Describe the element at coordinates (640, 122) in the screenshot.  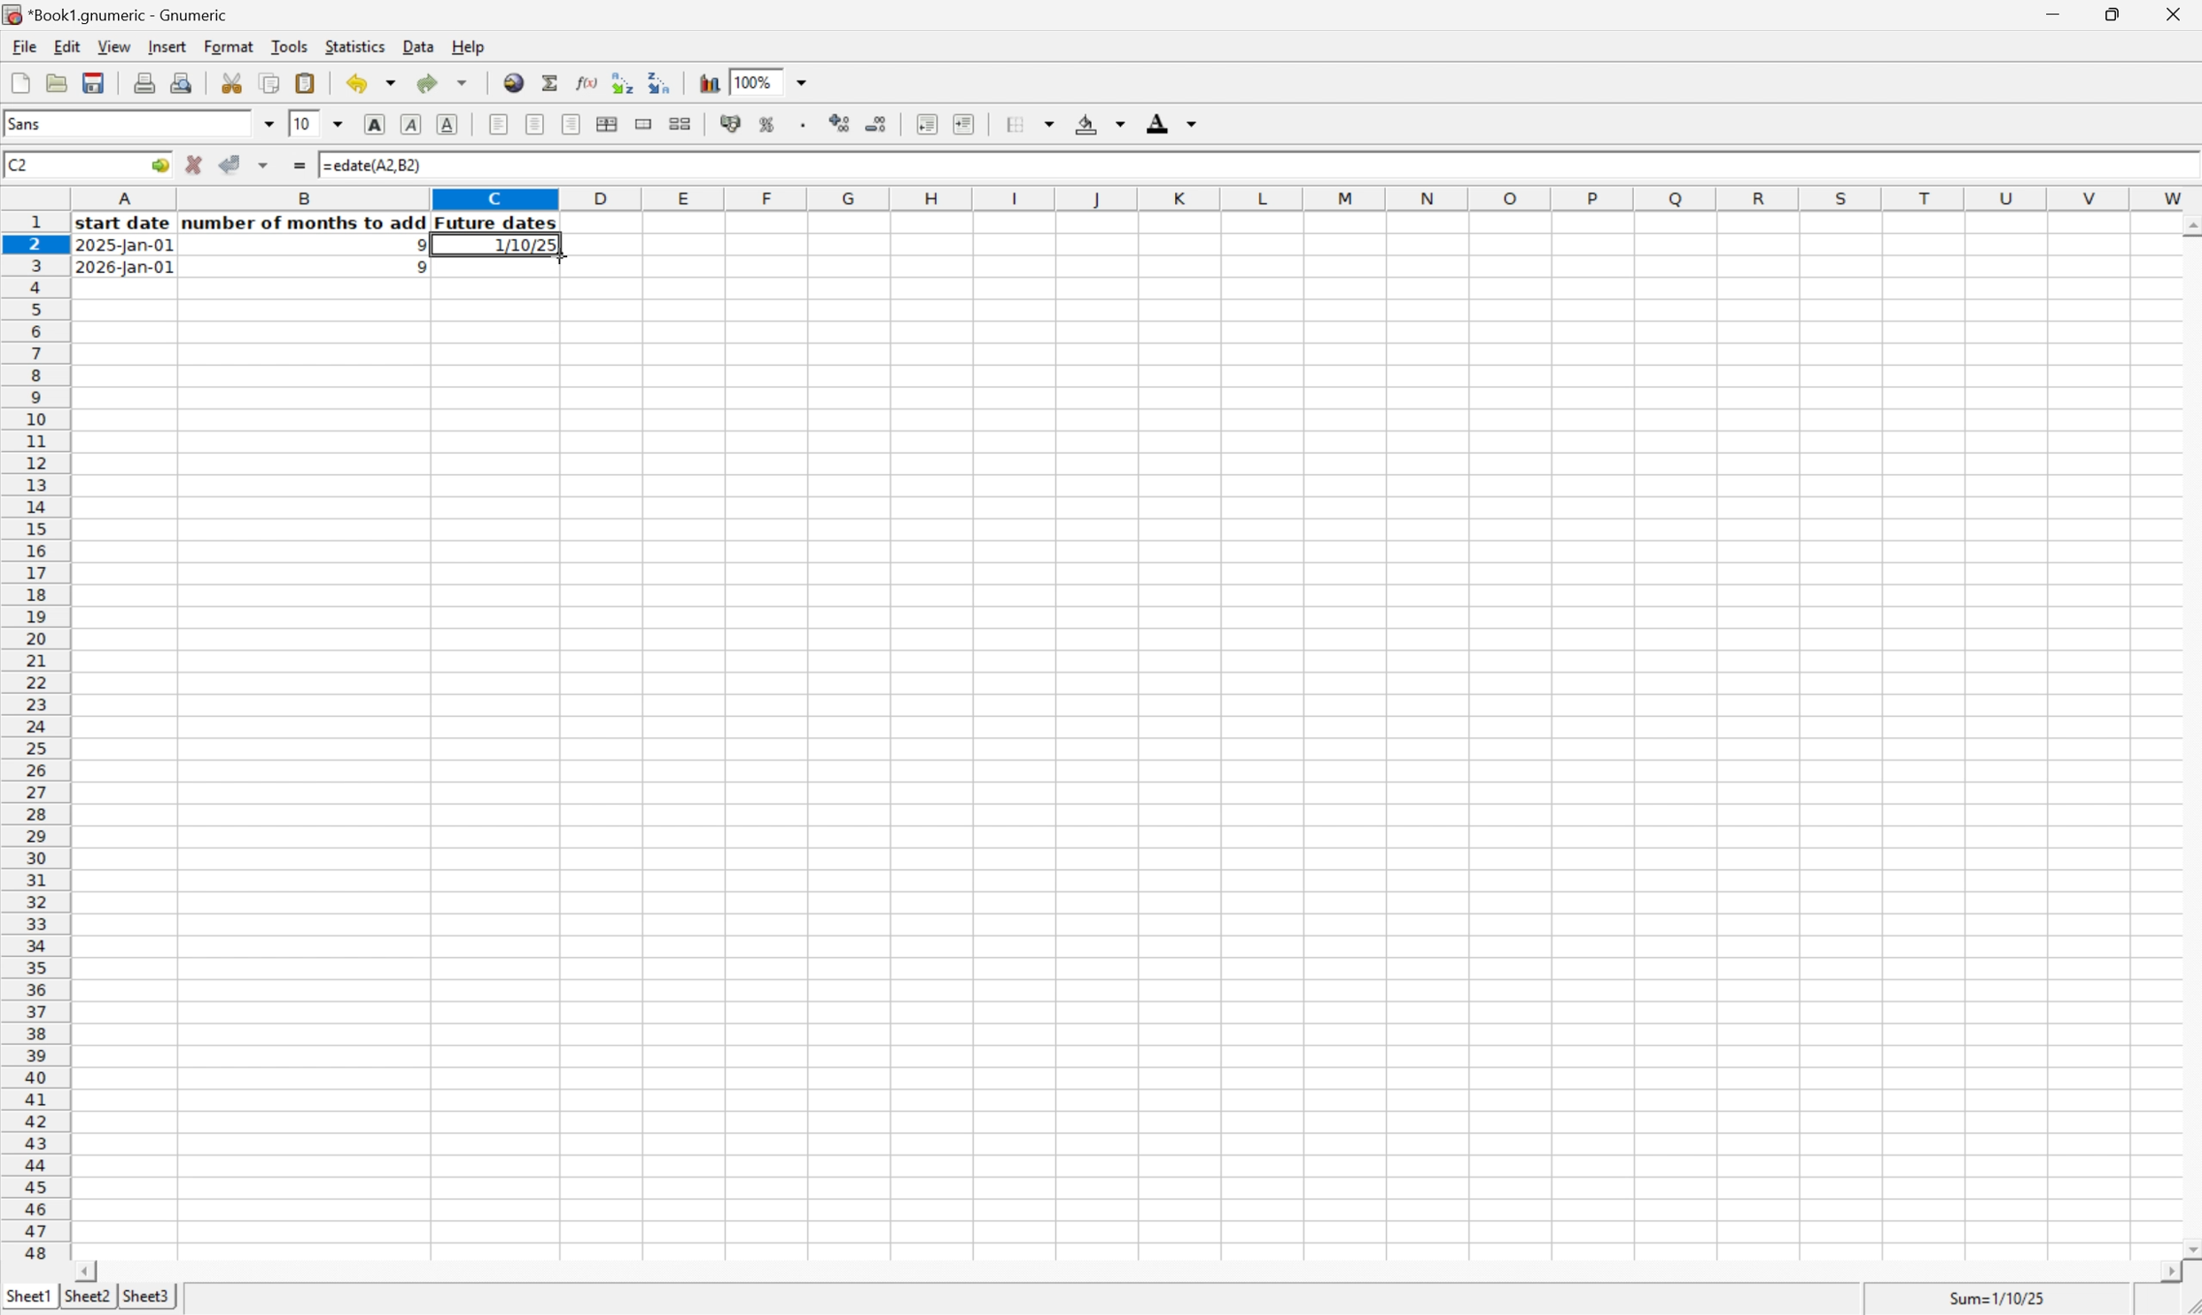
I see `Merge a range of cells` at that location.